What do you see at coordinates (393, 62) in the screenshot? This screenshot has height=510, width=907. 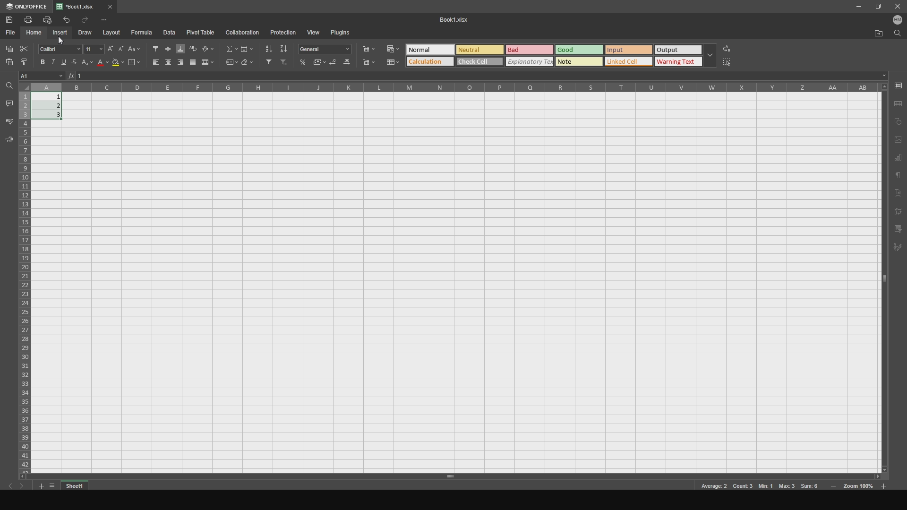 I see `` at bounding box center [393, 62].